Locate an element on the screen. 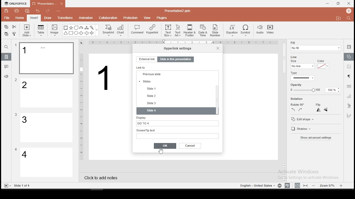 The image size is (355, 199). protection is located at coordinates (131, 17).